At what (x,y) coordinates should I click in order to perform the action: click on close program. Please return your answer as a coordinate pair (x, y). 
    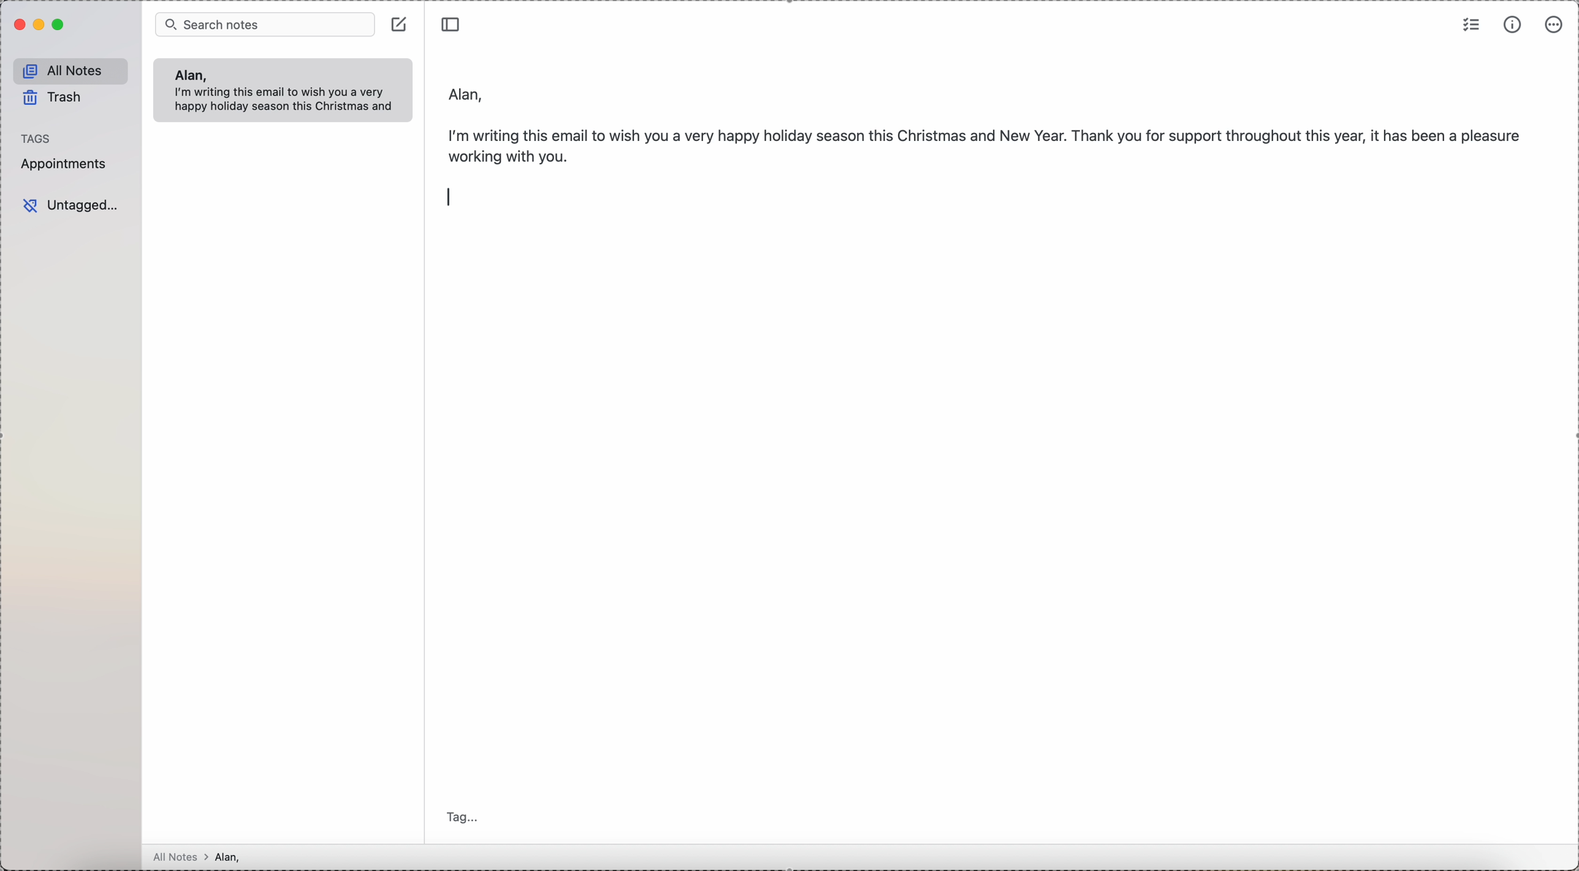
    Looking at the image, I should click on (18, 25).